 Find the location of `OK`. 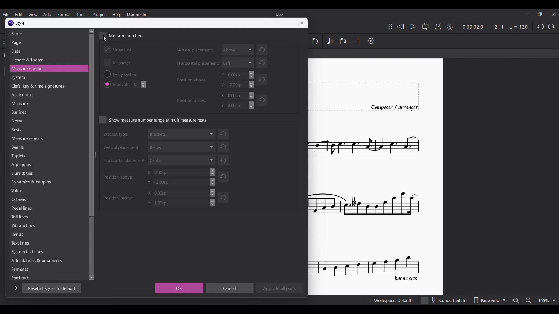

OK is located at coordinates (179, 288).